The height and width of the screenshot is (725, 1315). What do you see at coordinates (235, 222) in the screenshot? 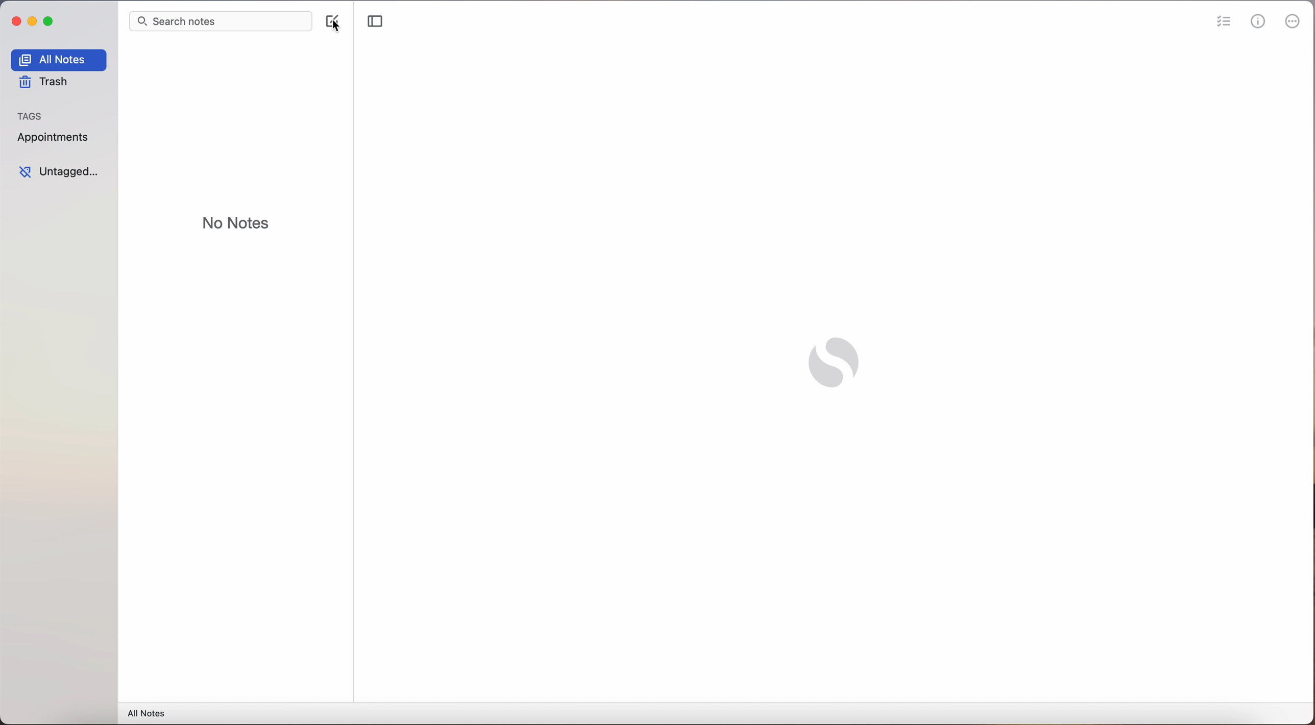
I see `no notes` at bounding box center [235, 222].